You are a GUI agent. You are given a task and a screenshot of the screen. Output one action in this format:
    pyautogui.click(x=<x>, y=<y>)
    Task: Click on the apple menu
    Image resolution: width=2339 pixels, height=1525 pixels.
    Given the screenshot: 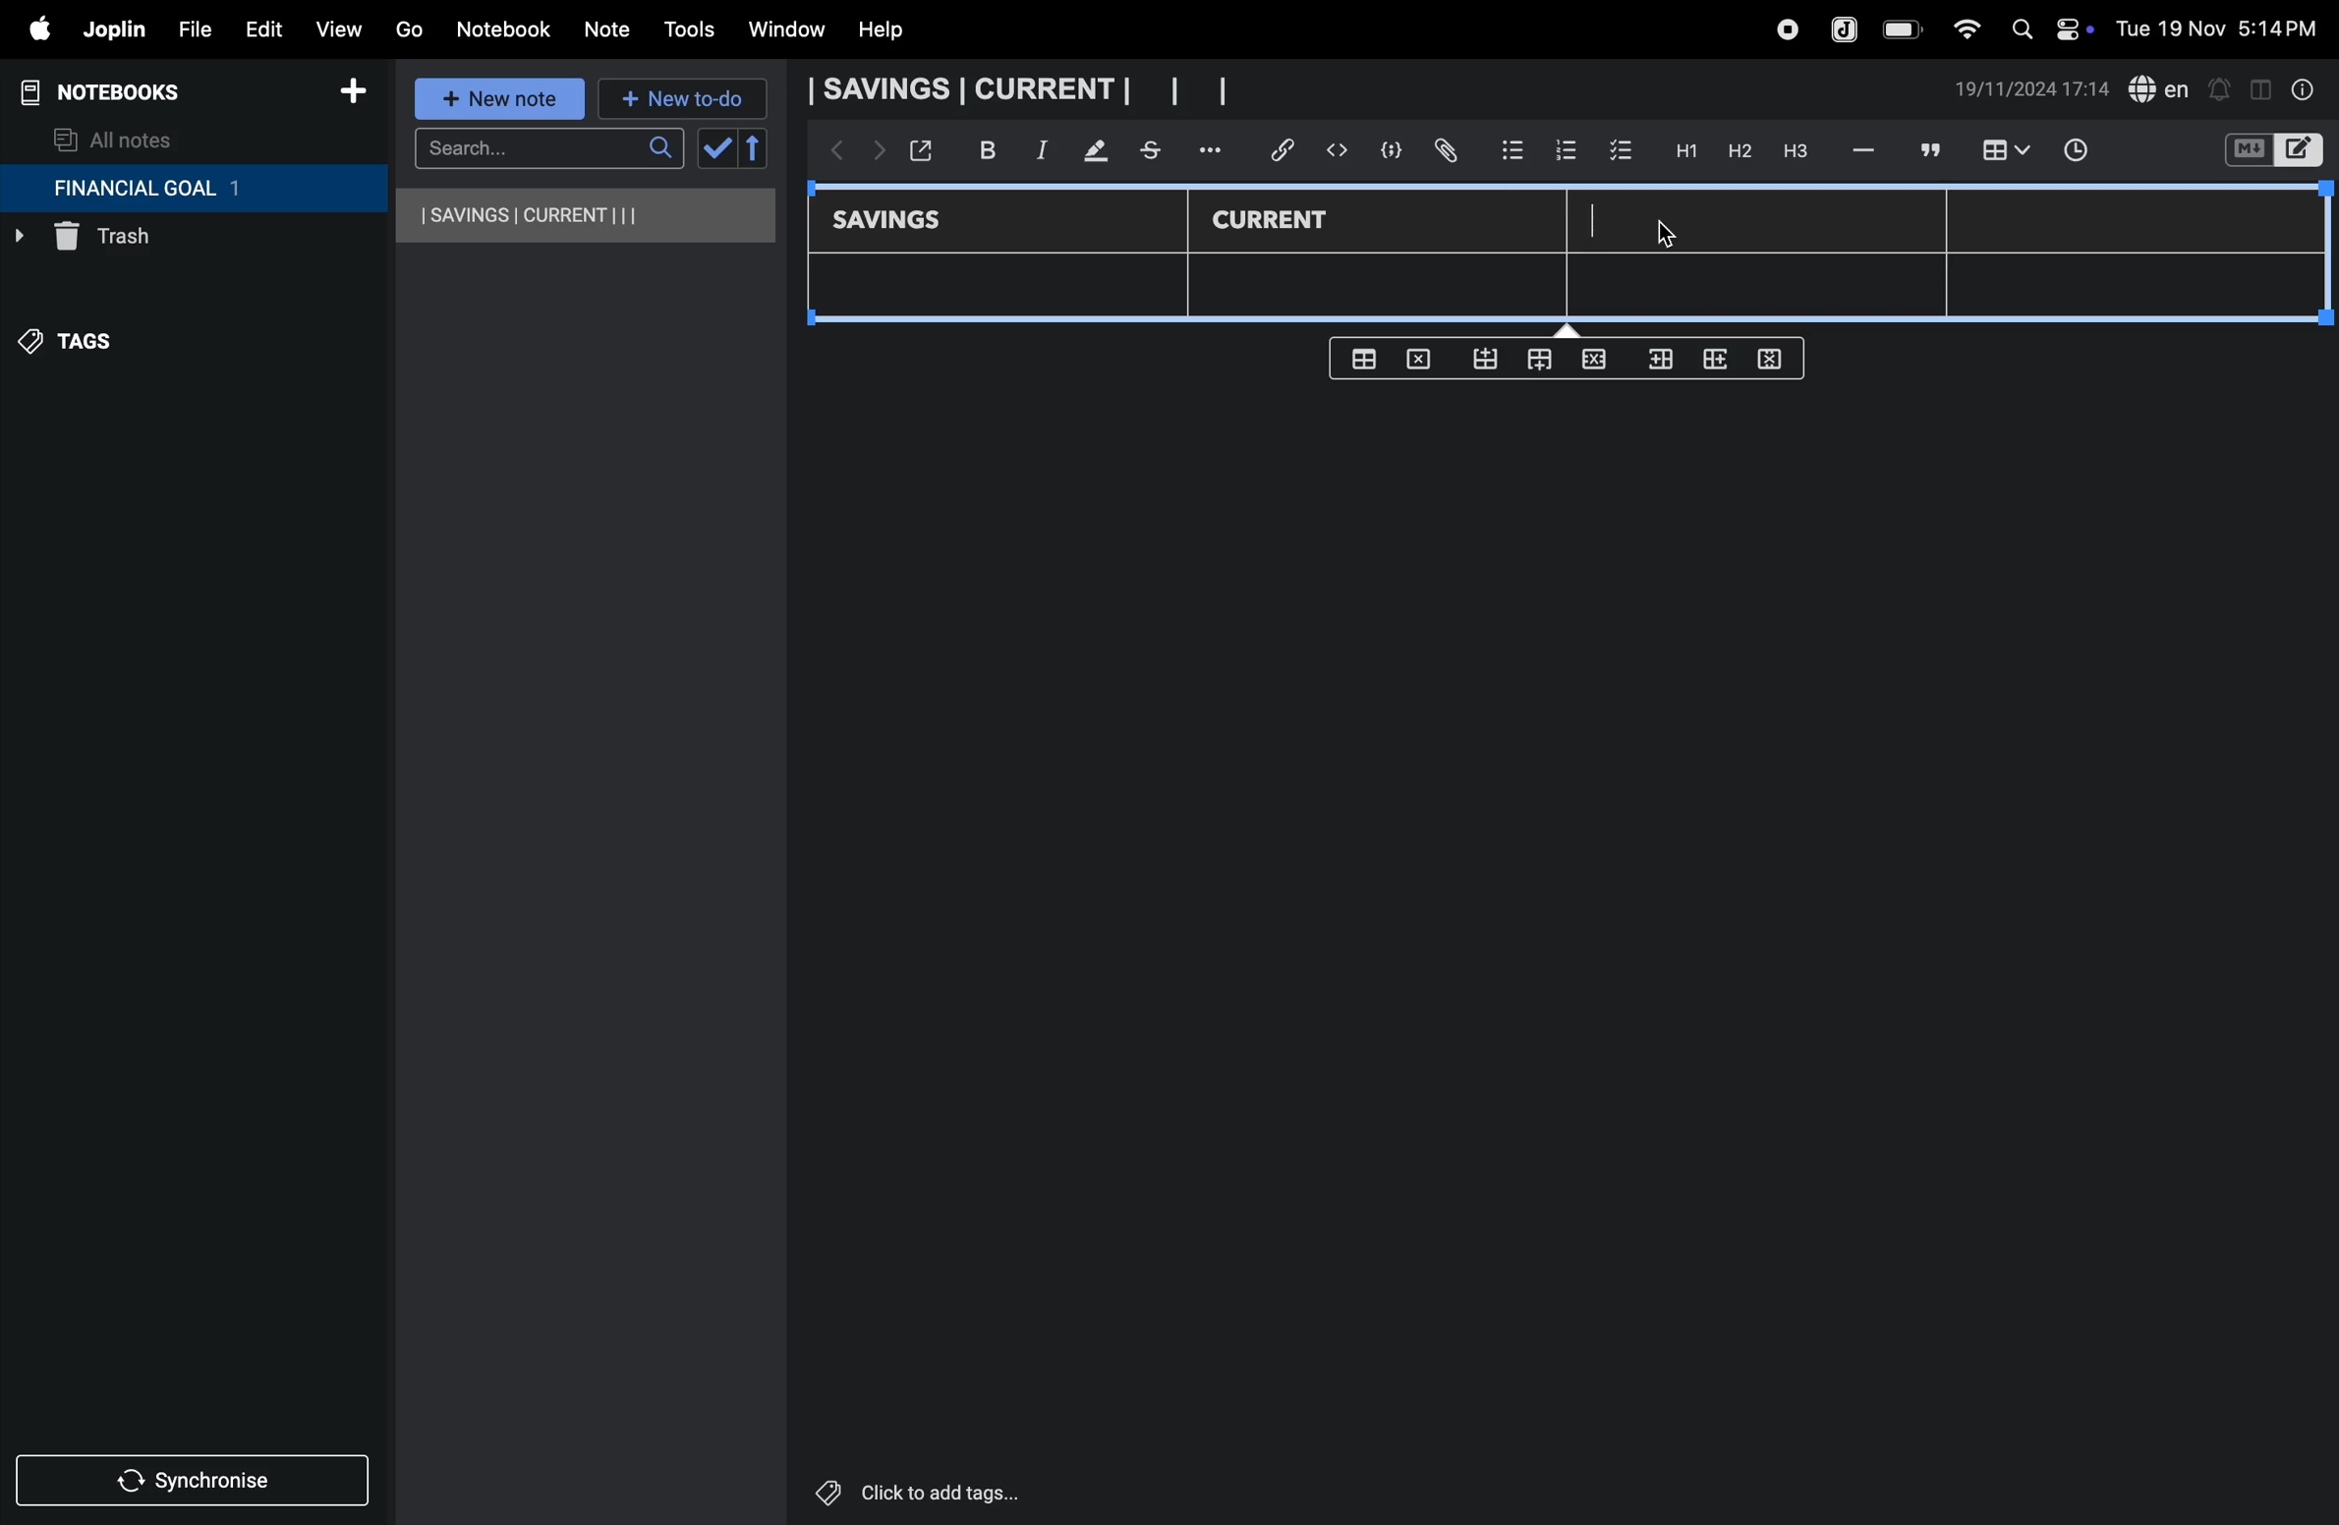 What is the action you would take?
    pyautogui.click(x=29, y=28)
    